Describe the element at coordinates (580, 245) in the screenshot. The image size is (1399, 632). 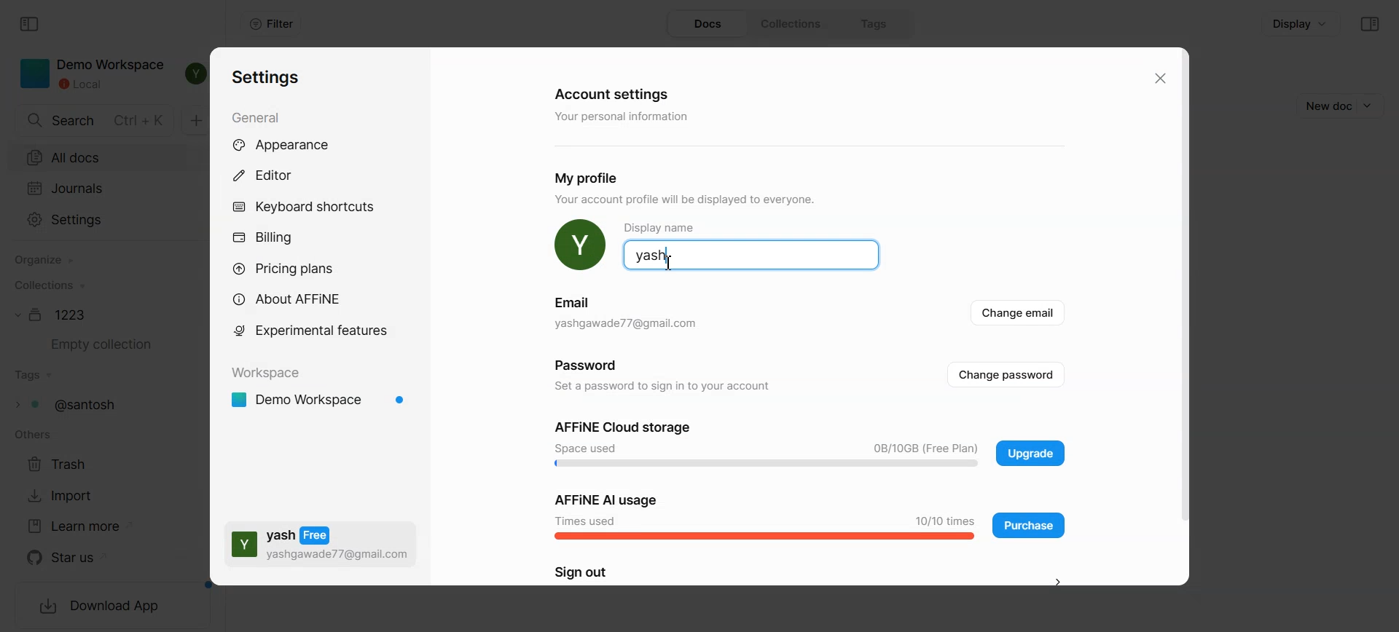
I see `Profile Pic` at that location.